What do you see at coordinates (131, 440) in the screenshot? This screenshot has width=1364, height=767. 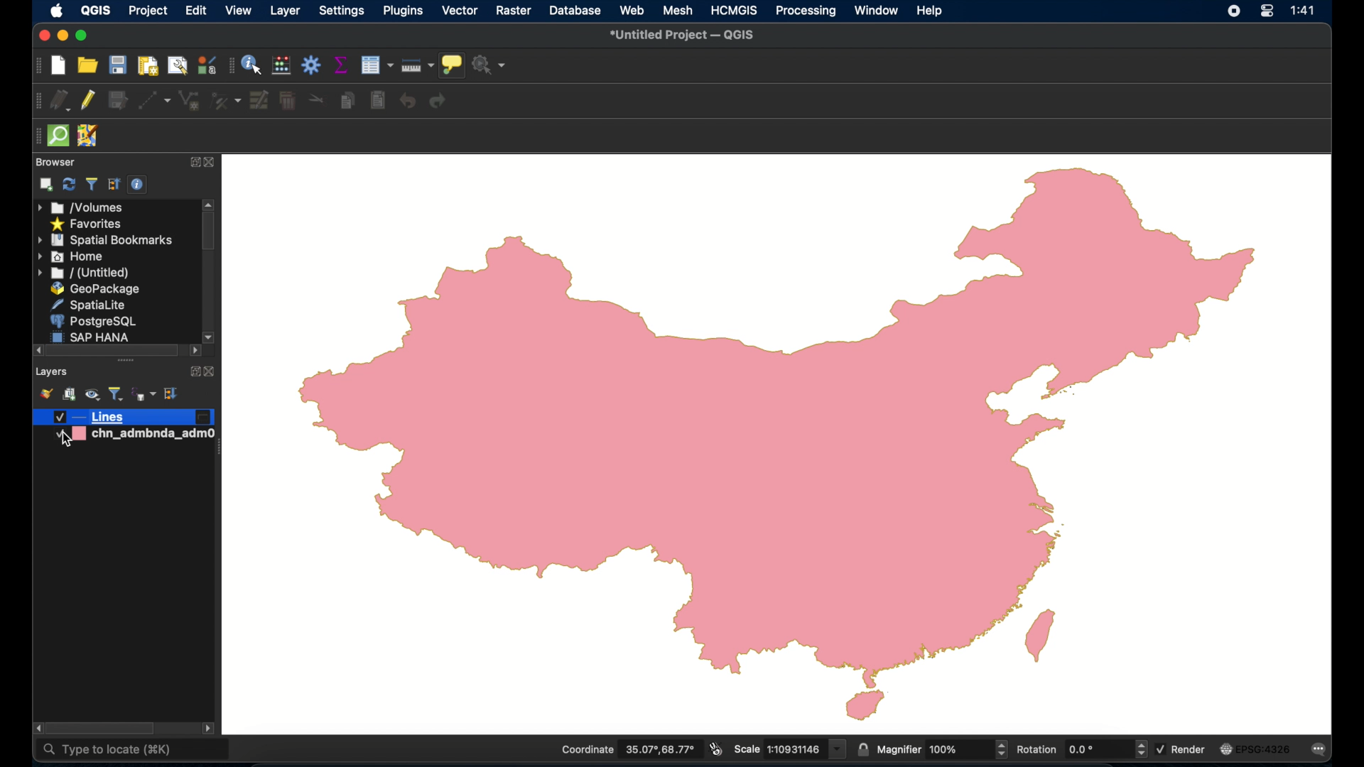 I see `chn_admbnda_adm0` at bounding box center [131, 440].